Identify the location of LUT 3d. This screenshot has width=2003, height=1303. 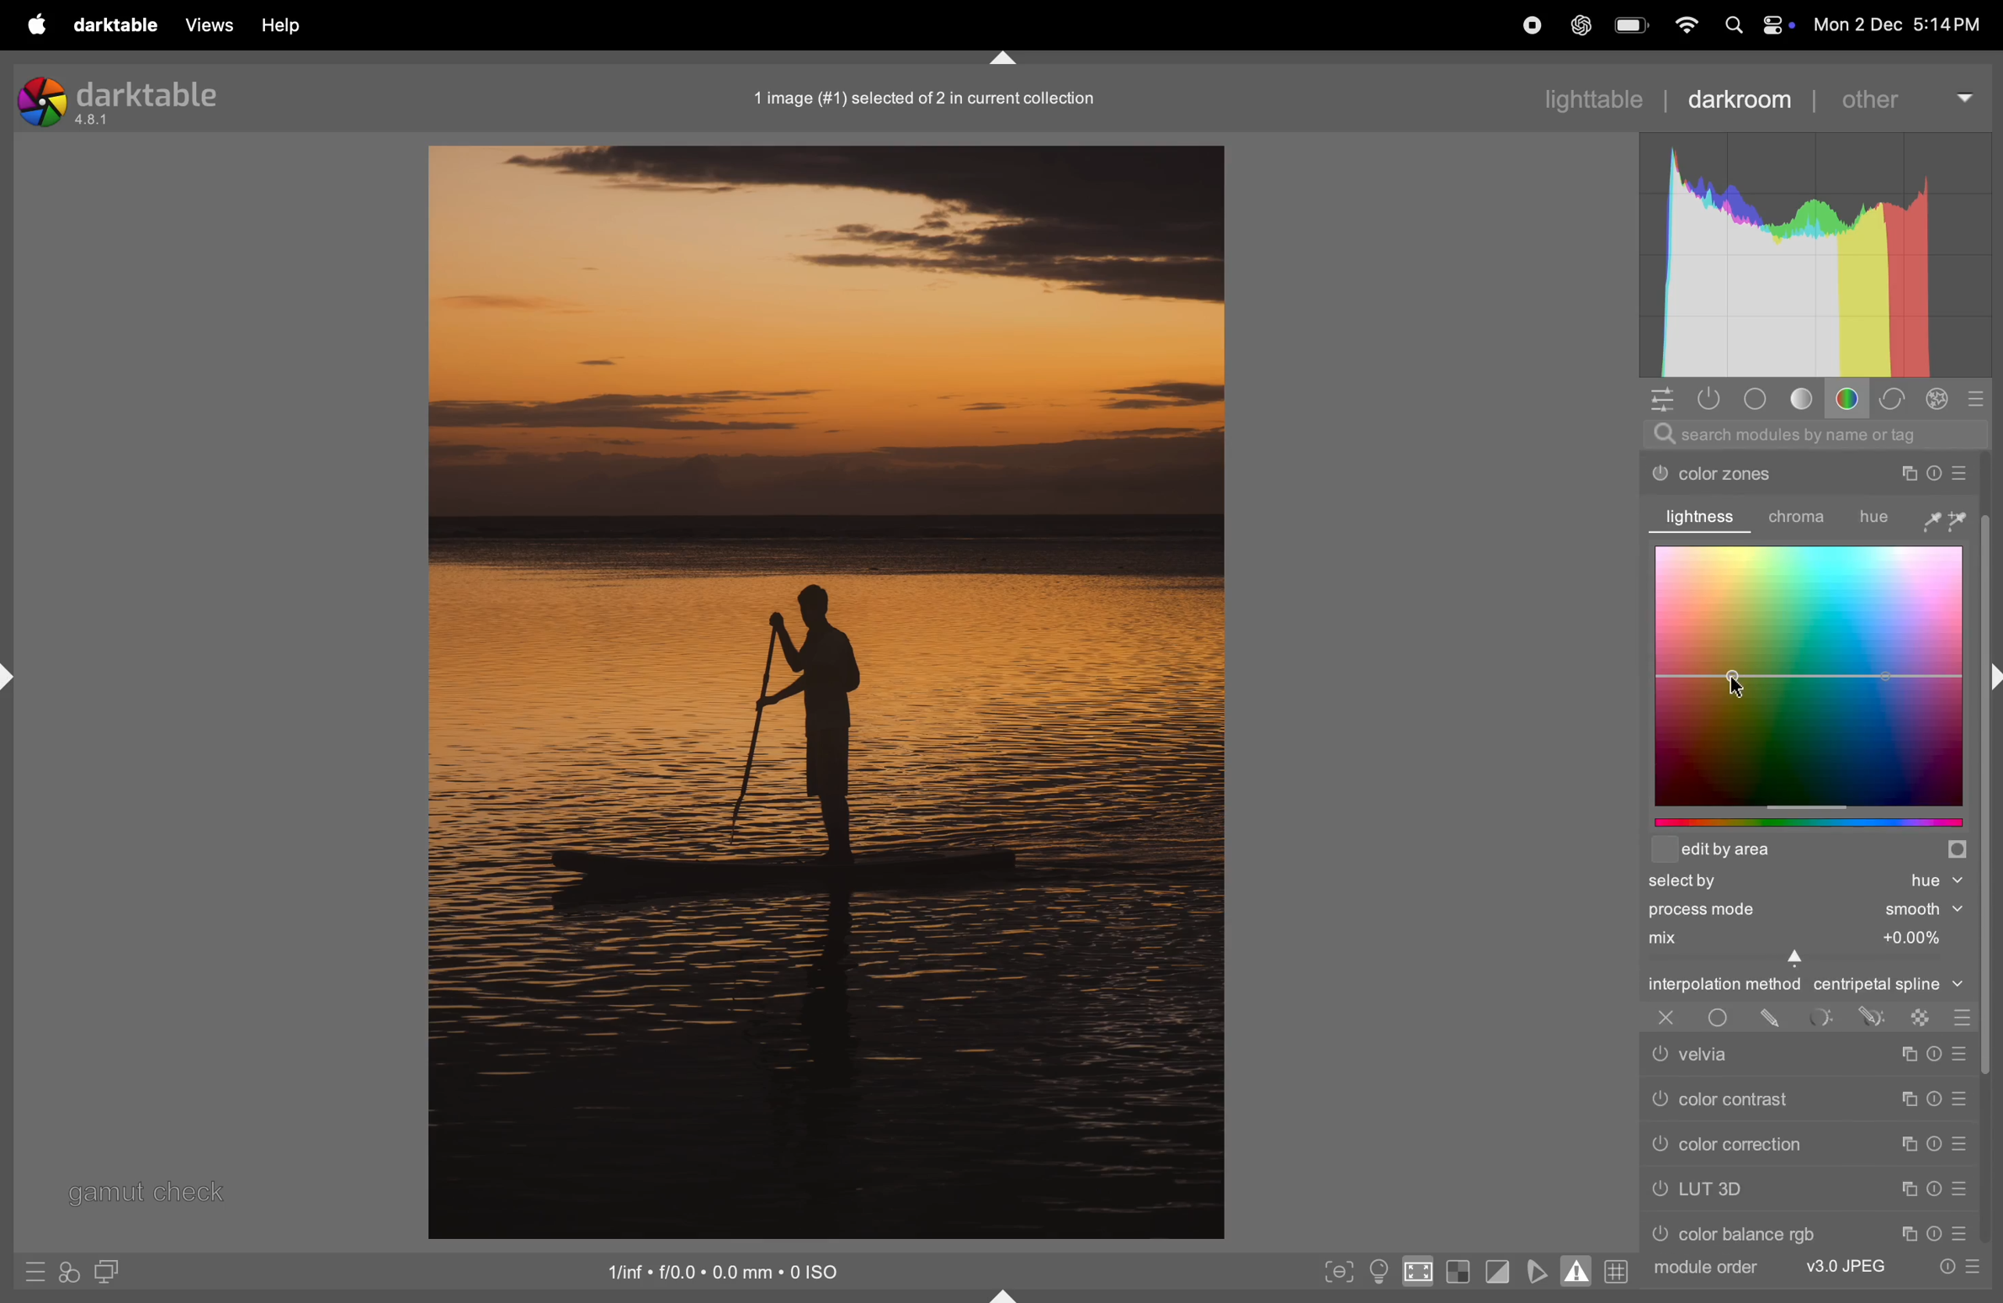
(1758, 1189).